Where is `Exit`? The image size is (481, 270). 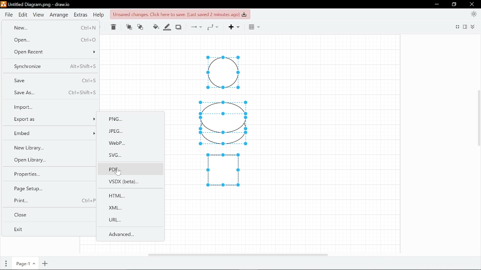
Exit is located at coordinates (50, 228).